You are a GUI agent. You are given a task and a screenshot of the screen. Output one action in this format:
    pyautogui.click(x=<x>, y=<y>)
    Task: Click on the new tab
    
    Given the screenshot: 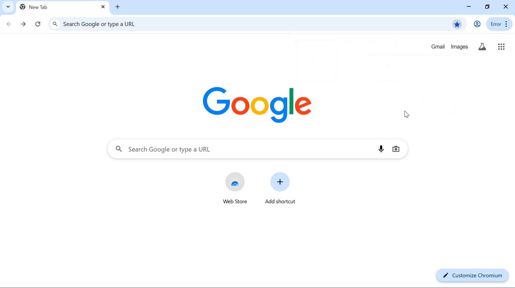 What is the action you would take?
    pyautogui.click(x=117, y=7)
    